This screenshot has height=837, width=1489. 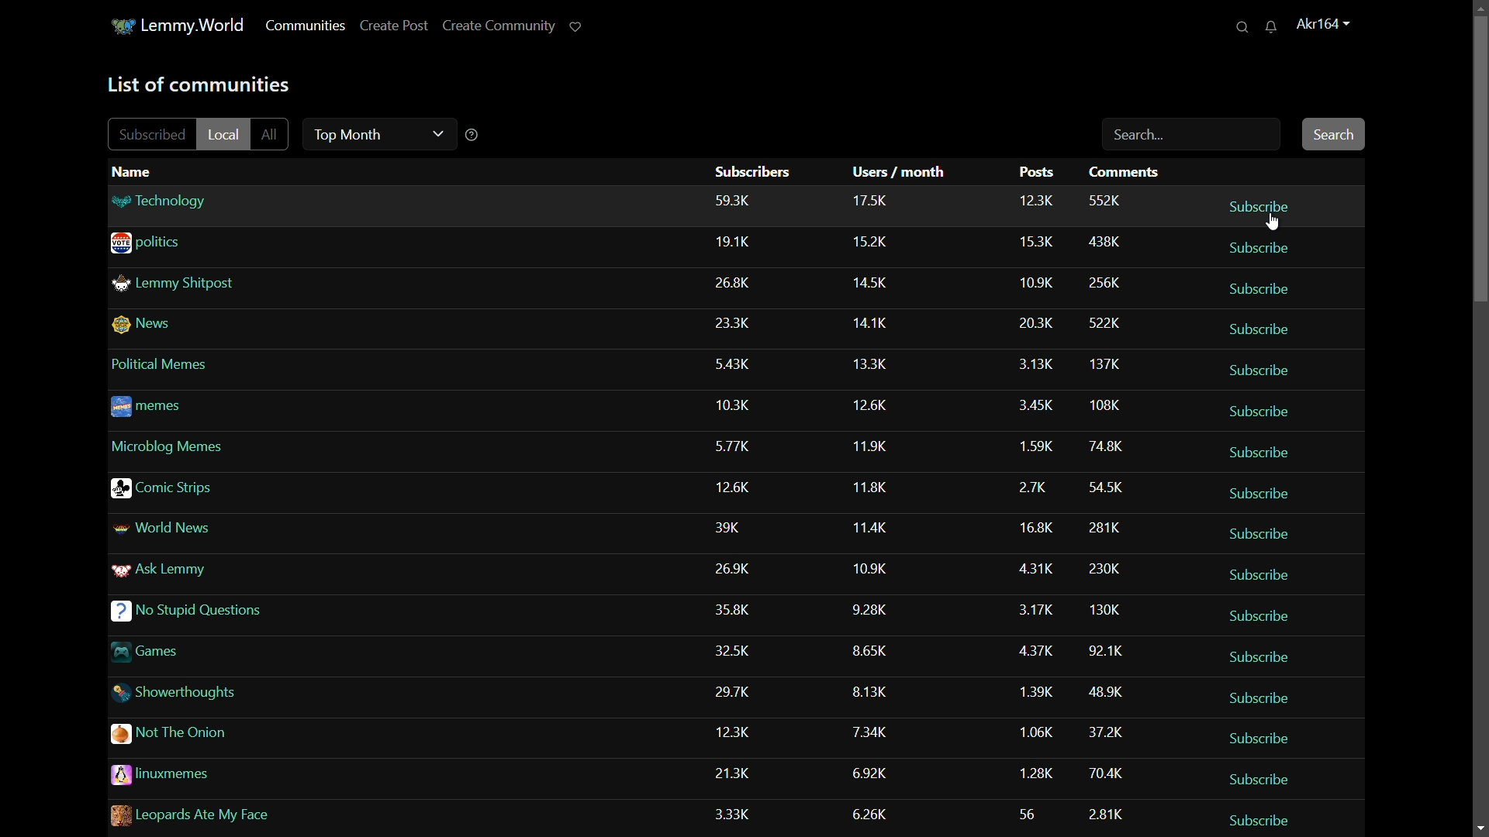 What do you see at coordinates (1103, 732) in the screenshot?
I see `comments` at bounding box center [1103, 732].